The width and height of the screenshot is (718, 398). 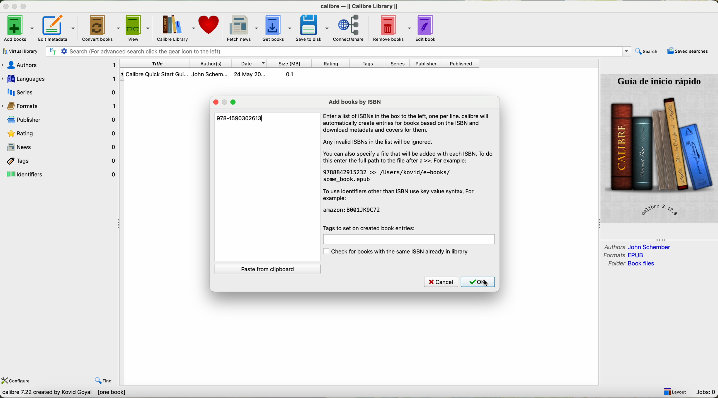 What do you see at coordinates (140, 27) in the screenshot?
I see `view` at bounding box center [140, 27].